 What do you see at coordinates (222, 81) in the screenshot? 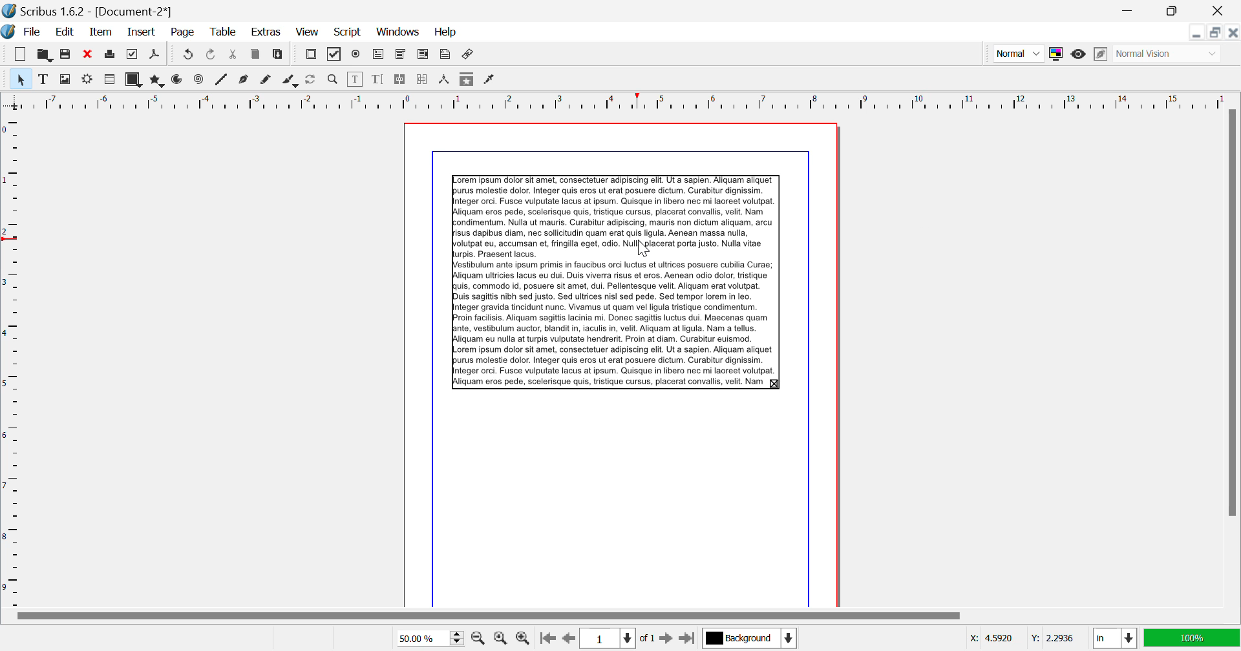
I see `Line` at bounding box center [222, 81].